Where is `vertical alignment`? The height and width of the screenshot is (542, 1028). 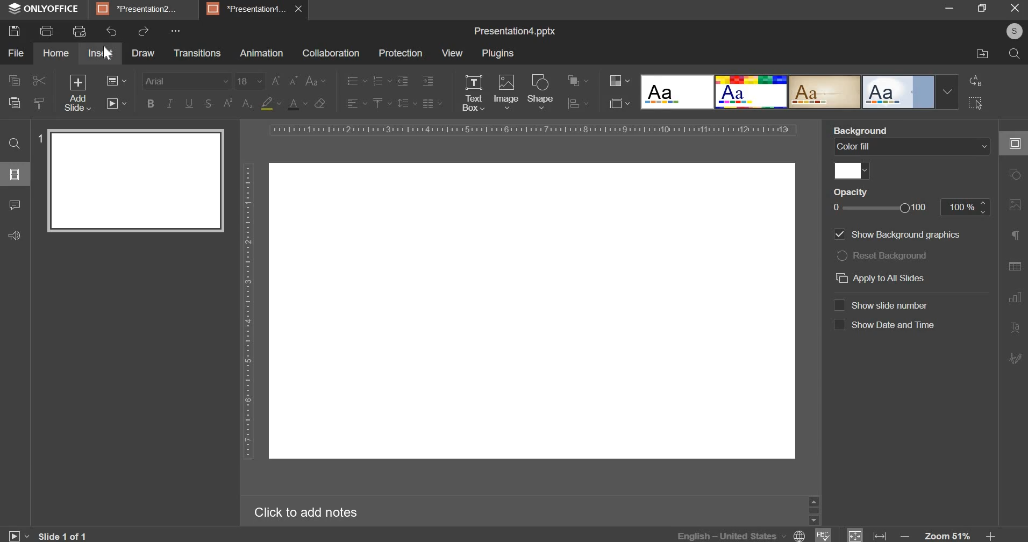
vertical alignment is located at coordinates (382, 102).